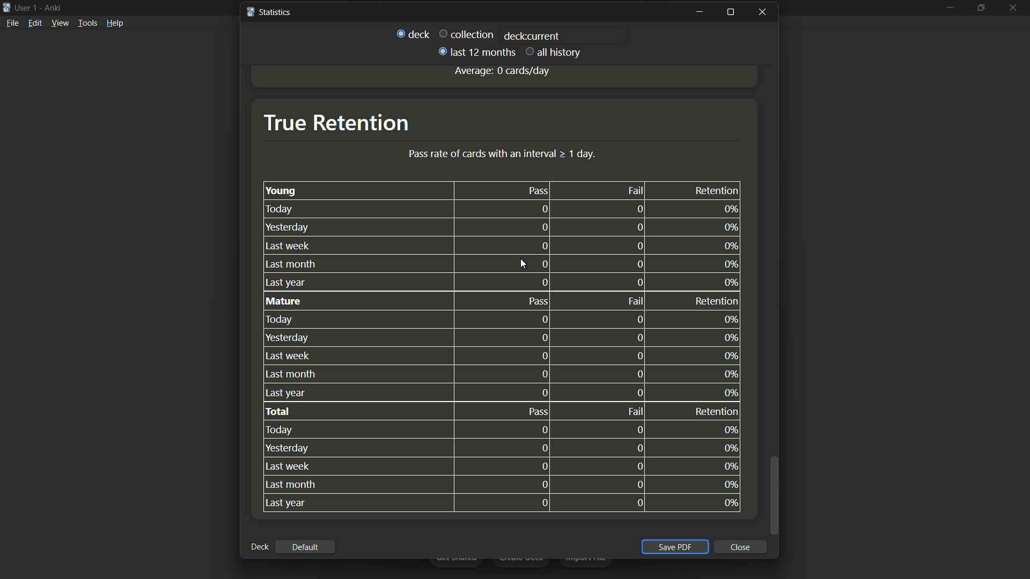 The width and height of the screenshot is (1030, 579). I want to click on all history, so click(554, 53).